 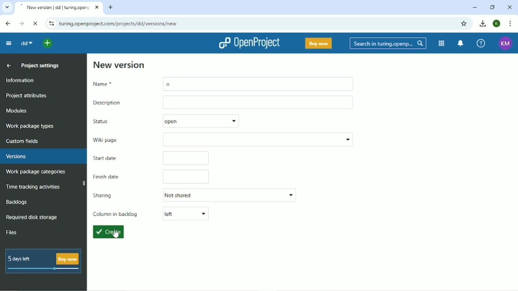 I want to click on Buy now, so click(x=319, y=43).